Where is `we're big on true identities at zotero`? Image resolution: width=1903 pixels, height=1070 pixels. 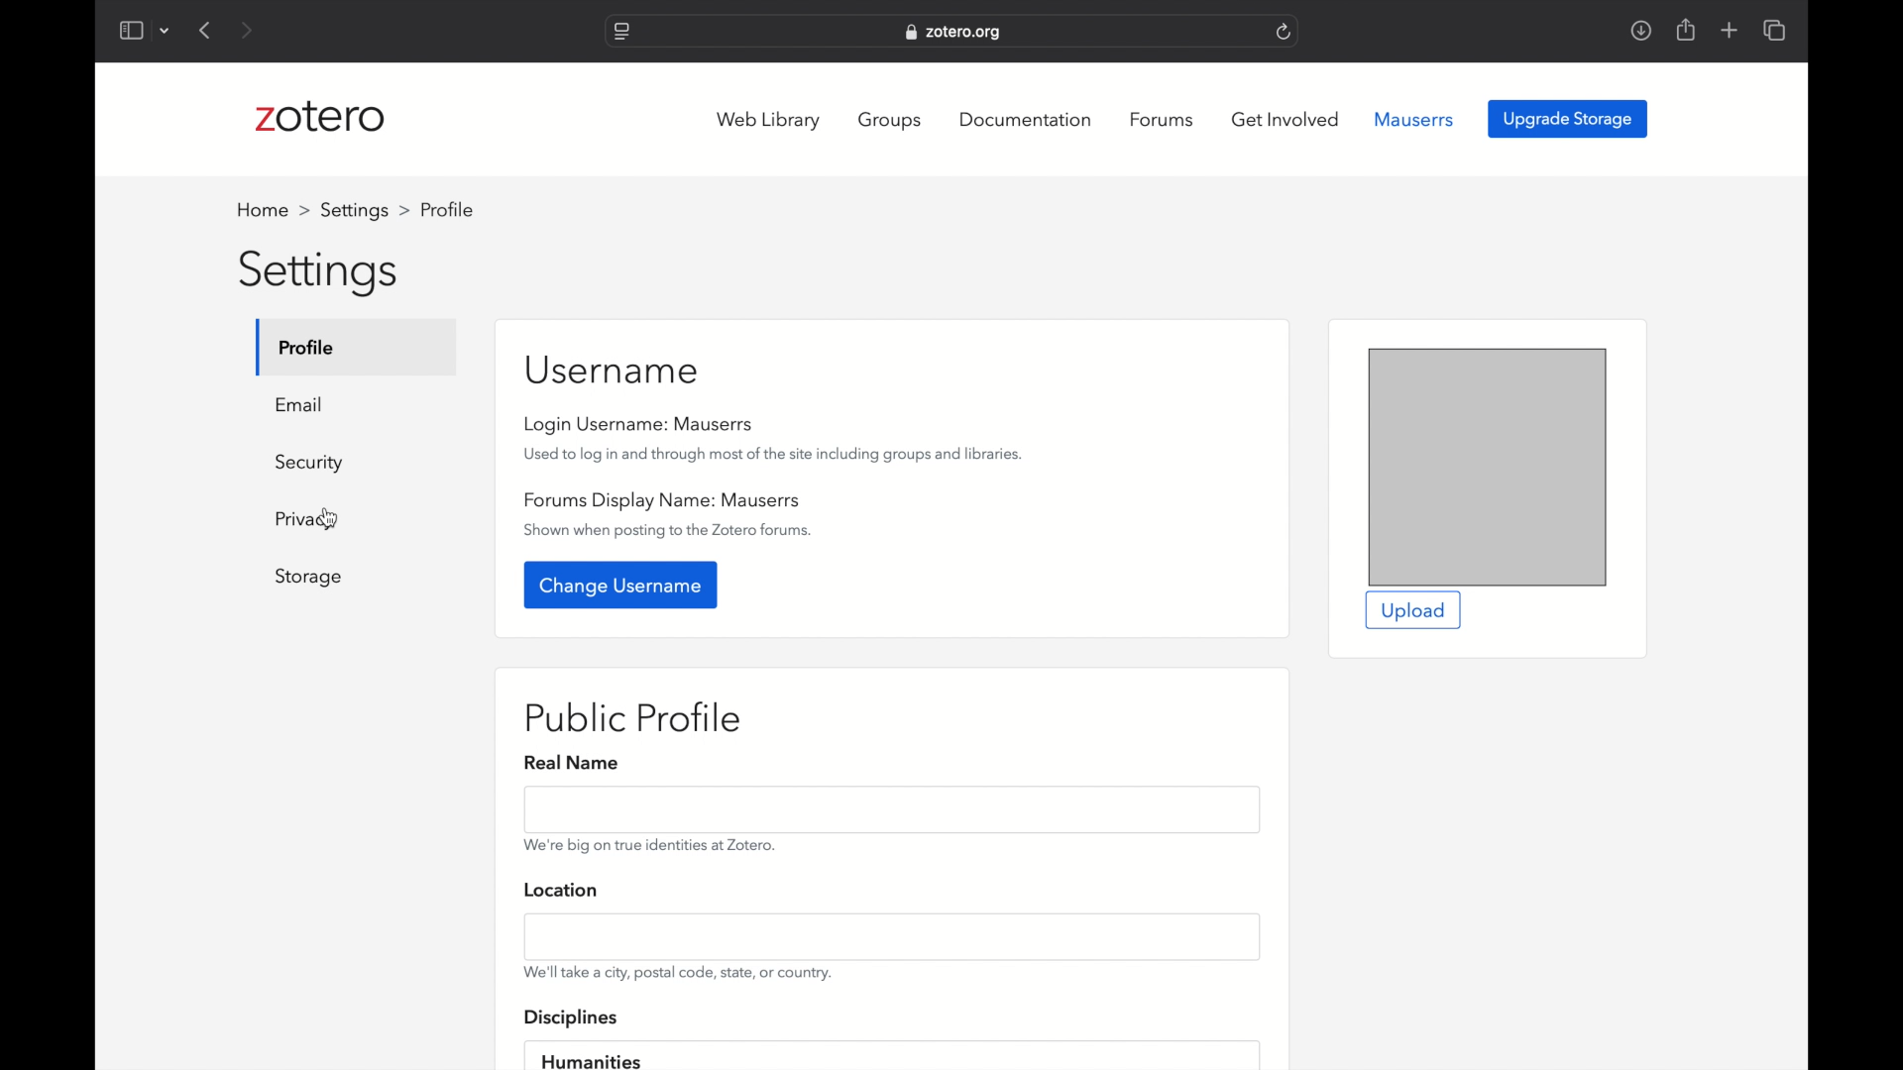
we're big on true identities at zotero is located at coordinates (650, 846).